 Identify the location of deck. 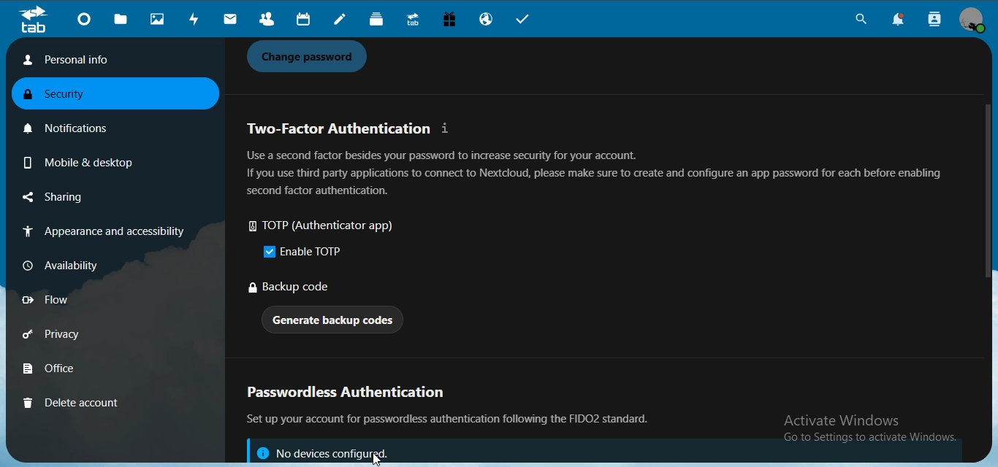
(380, 20).